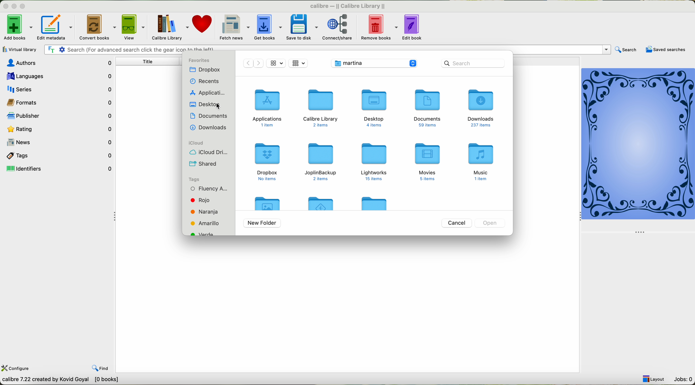 The image size is (695, 385). Describe the element at coordinates (247, 63) in the screenshot. I see `previous` at that location.